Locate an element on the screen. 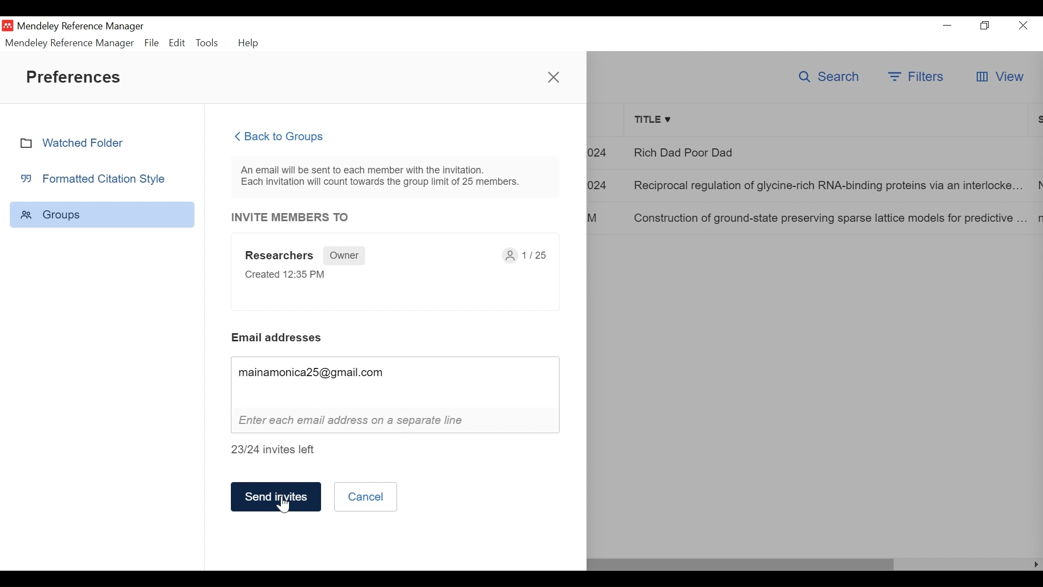  Help is located at coordinates (250, 43).